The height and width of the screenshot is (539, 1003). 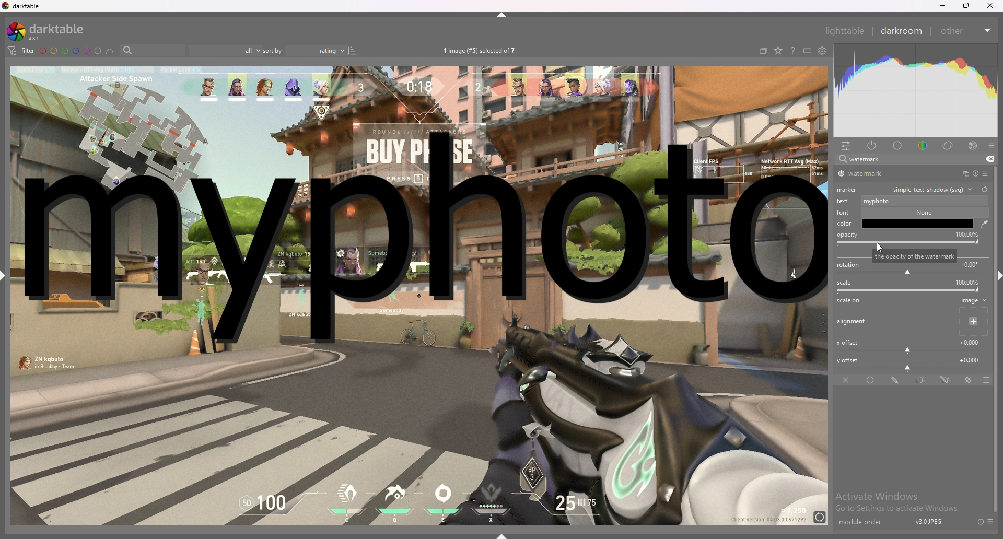 I want to click on alignment, so click(x=853, y=322).